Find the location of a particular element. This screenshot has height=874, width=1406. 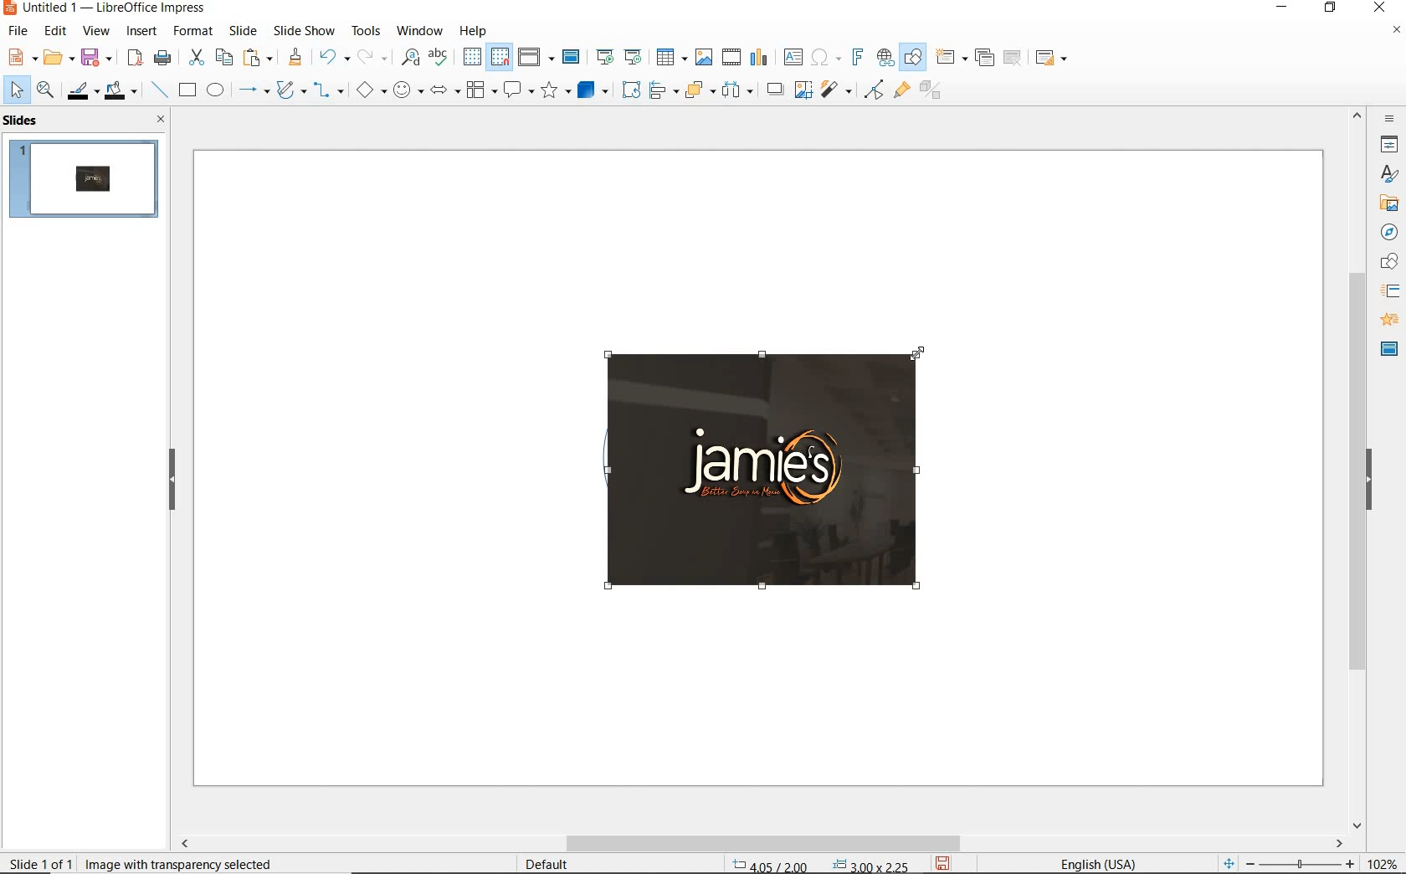

block arrows is located at coordinates (442, 91).